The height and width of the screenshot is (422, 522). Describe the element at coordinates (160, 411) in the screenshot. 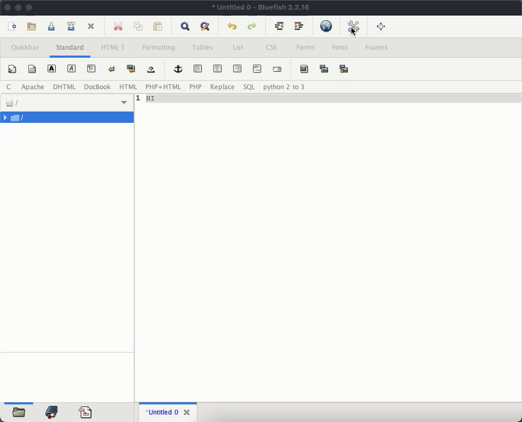

I see `untitled 0` at that location.